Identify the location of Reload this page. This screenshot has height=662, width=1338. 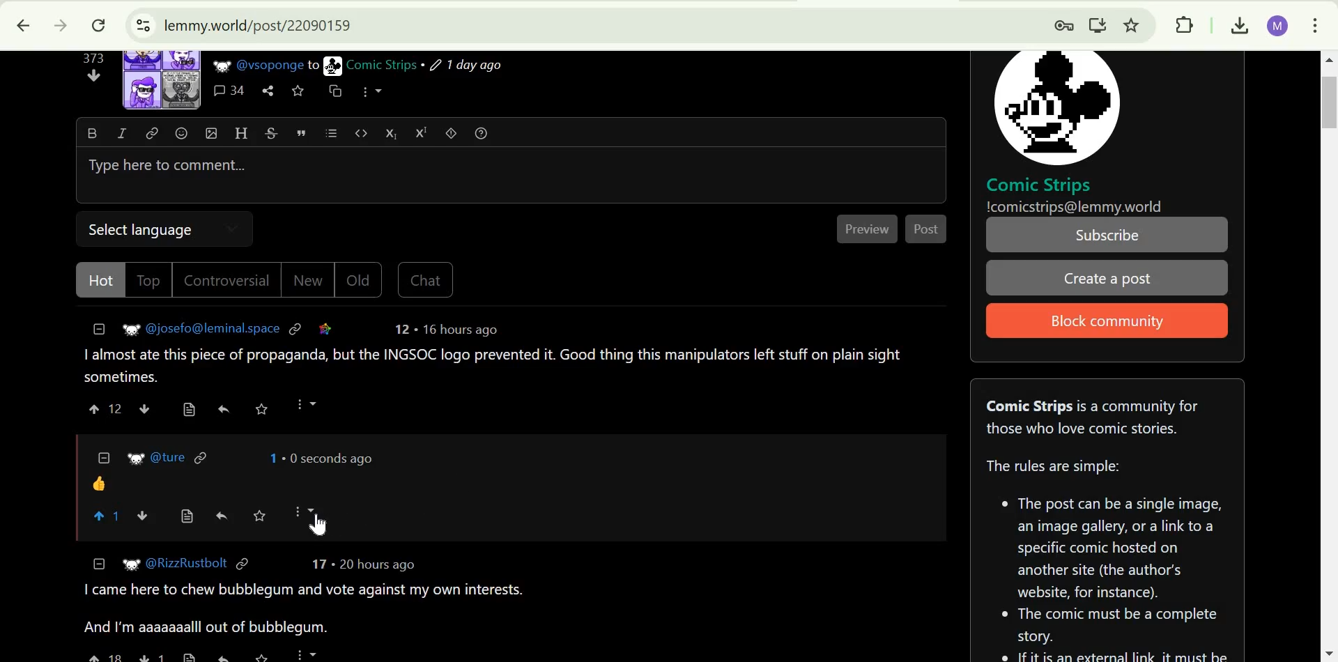
(98, 26).